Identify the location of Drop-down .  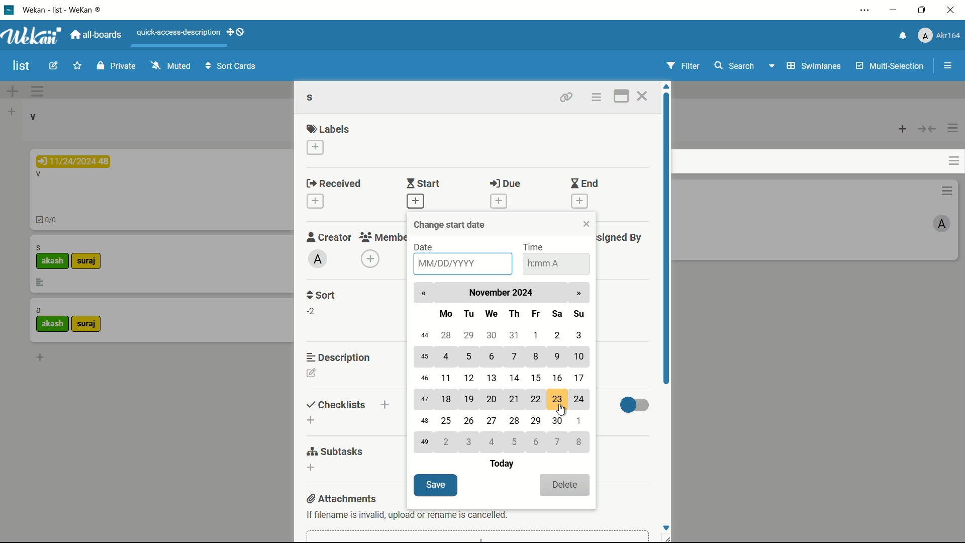
(773, 65).